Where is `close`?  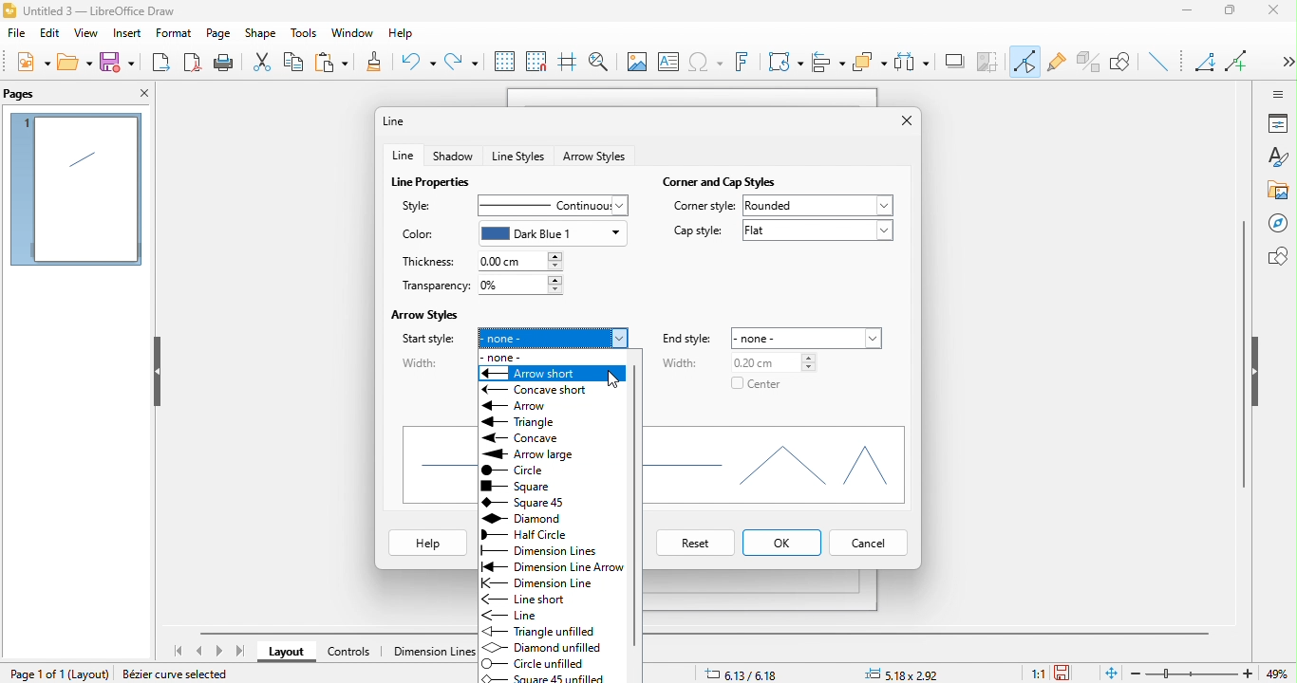
close is located at coordinates (899, 121).